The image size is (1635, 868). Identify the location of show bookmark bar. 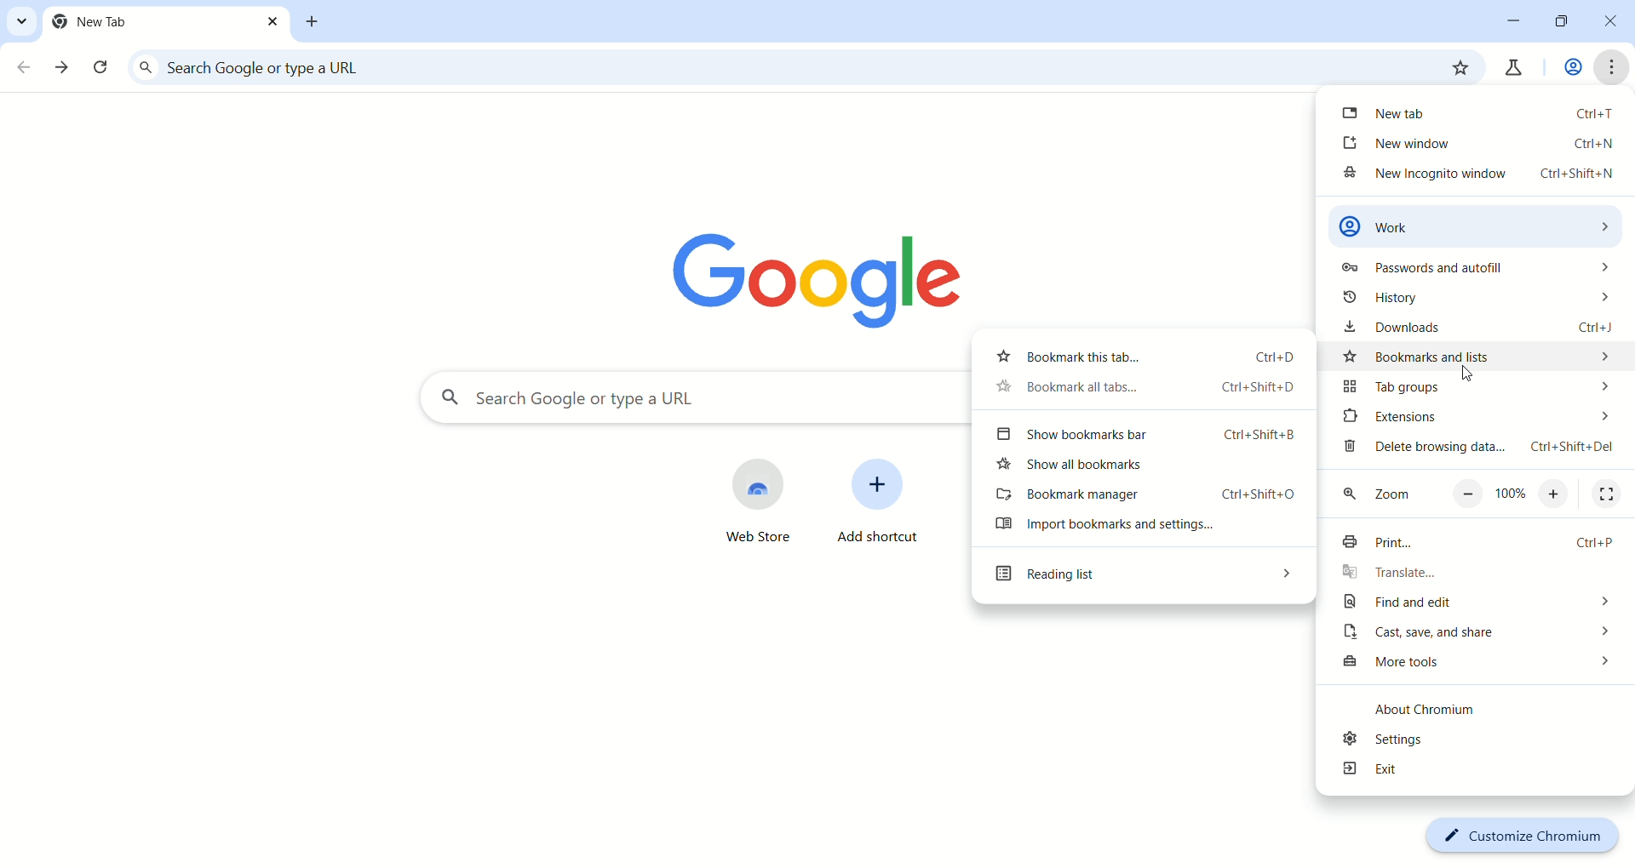
(1147, 436).